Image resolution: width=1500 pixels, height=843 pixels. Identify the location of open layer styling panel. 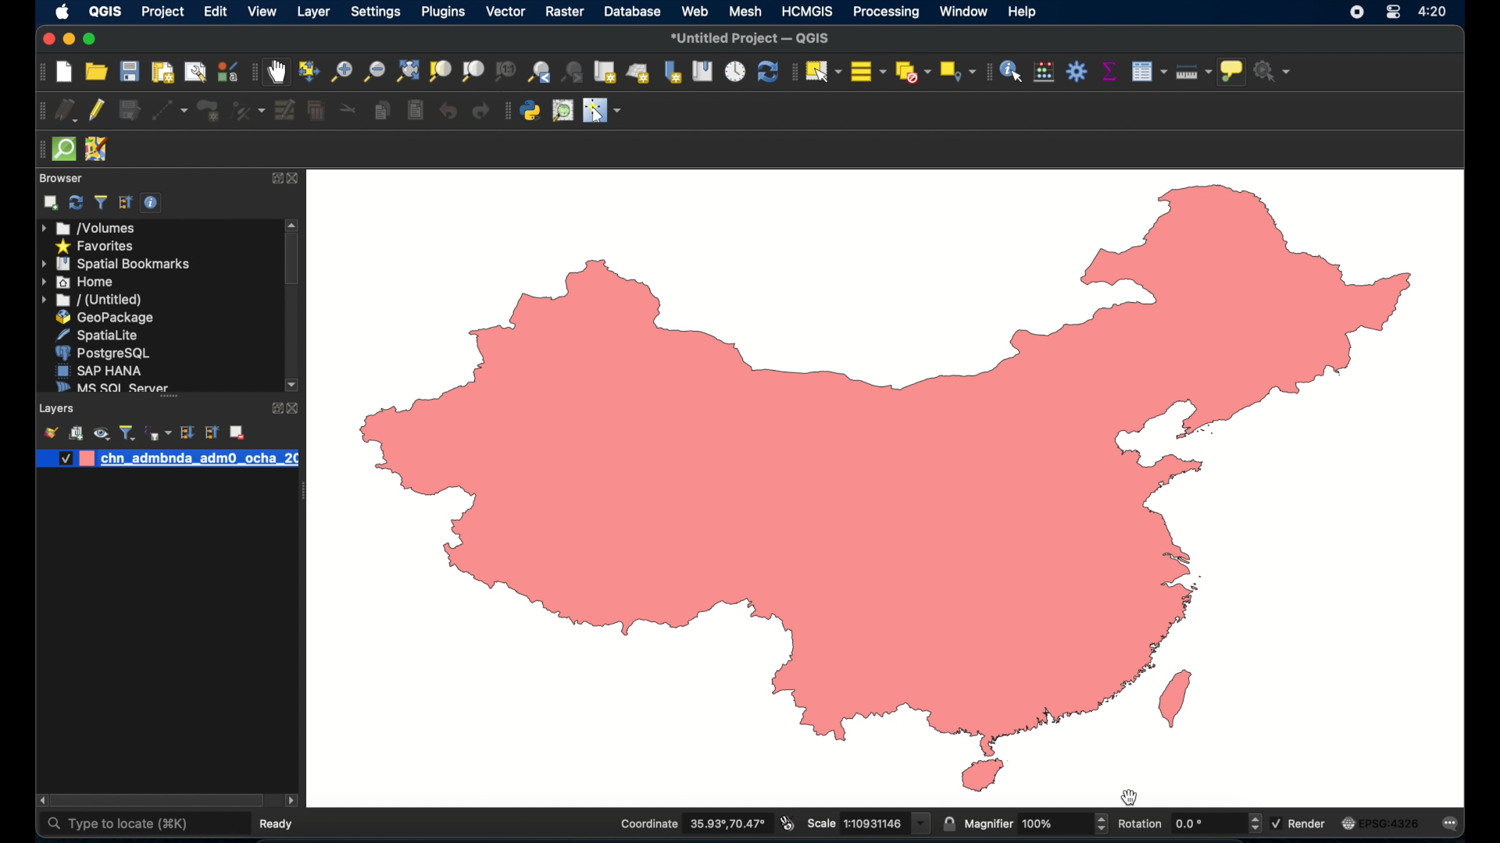
(51, 432).